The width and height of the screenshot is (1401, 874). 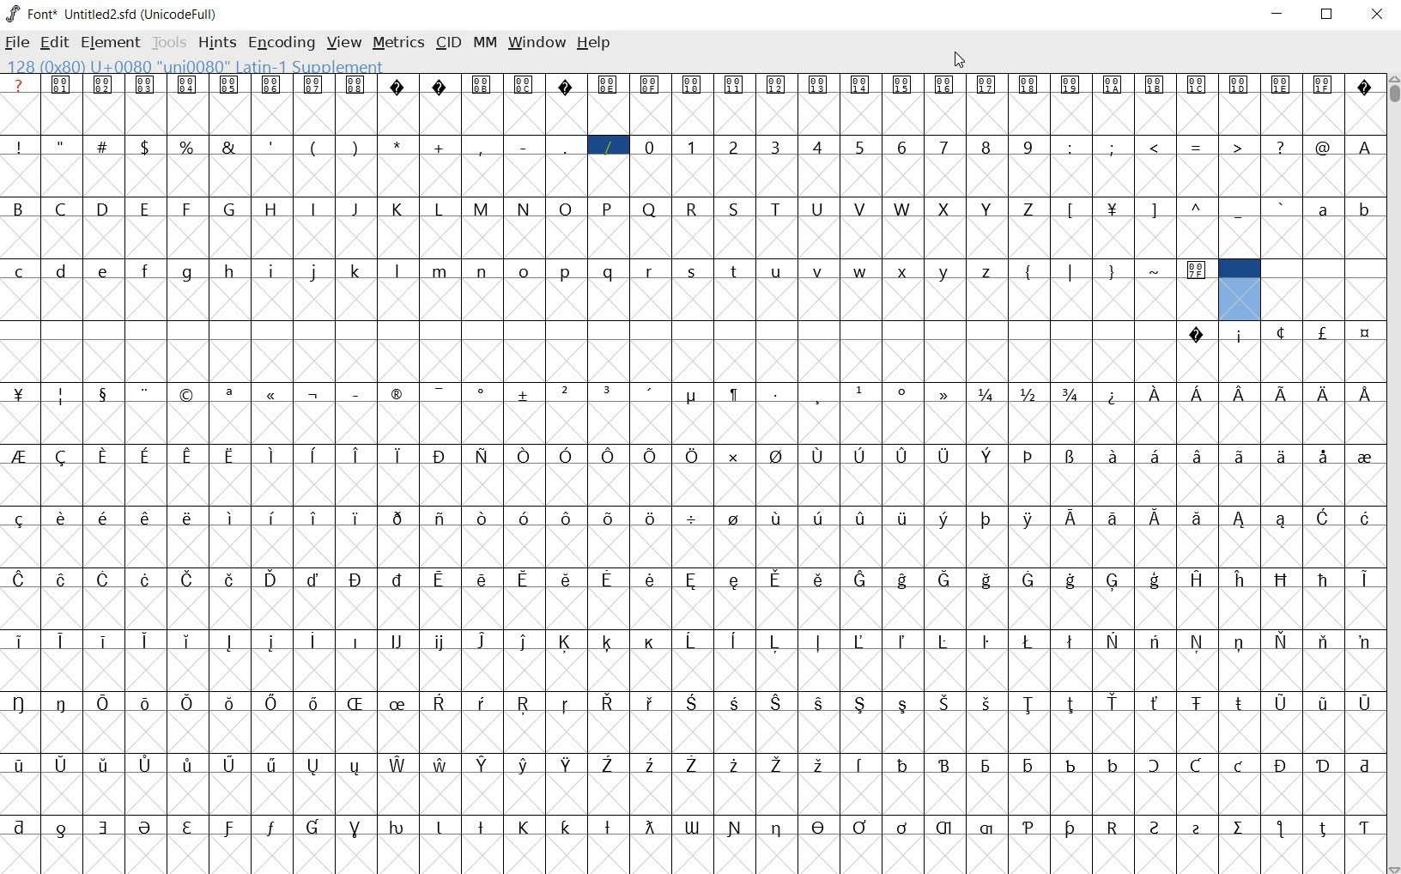 I want to click on Symbol, so click(x=272, y=393).